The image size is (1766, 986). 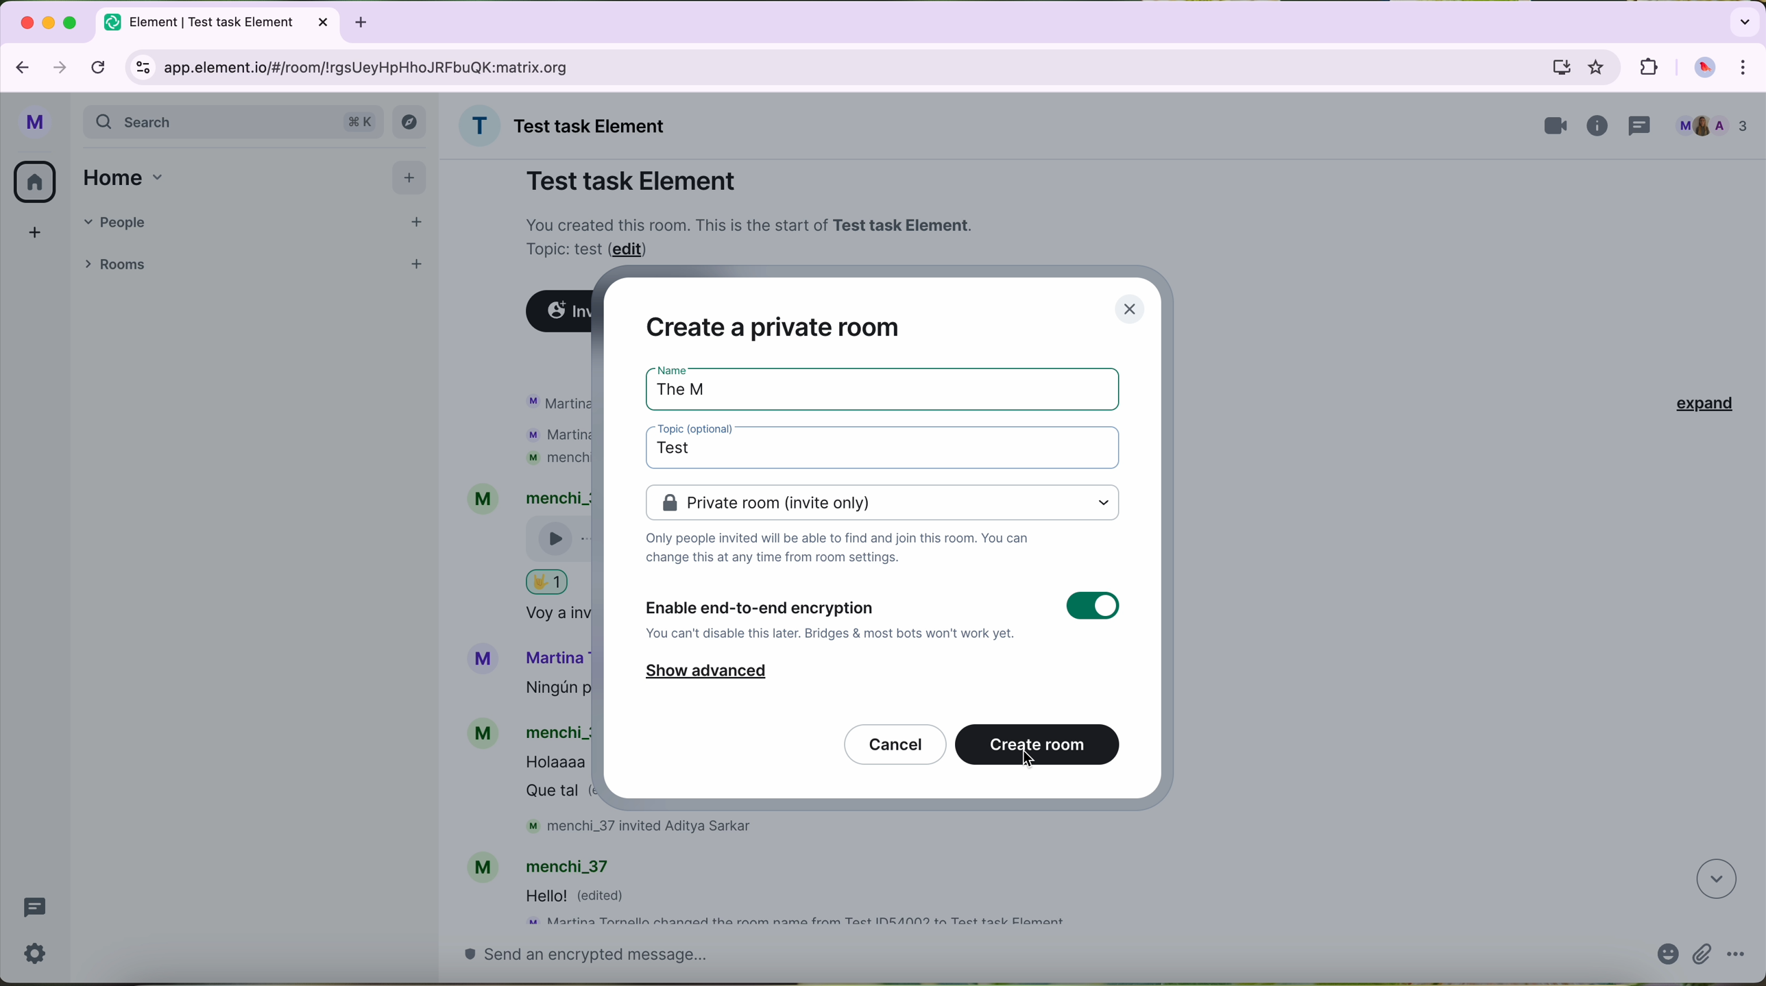 What do you see at coordinates (1697, 403) in the screenshot?
I see `expand` at bounding box center [1697, 403].